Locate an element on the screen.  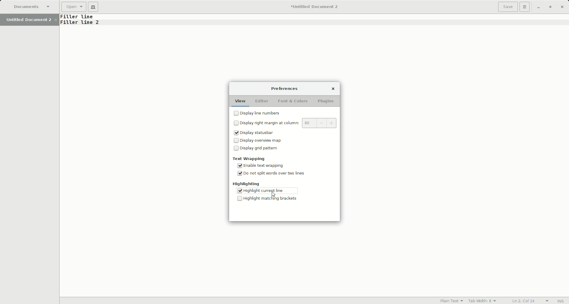
Text line 2 is located at coordinates (81, 23).